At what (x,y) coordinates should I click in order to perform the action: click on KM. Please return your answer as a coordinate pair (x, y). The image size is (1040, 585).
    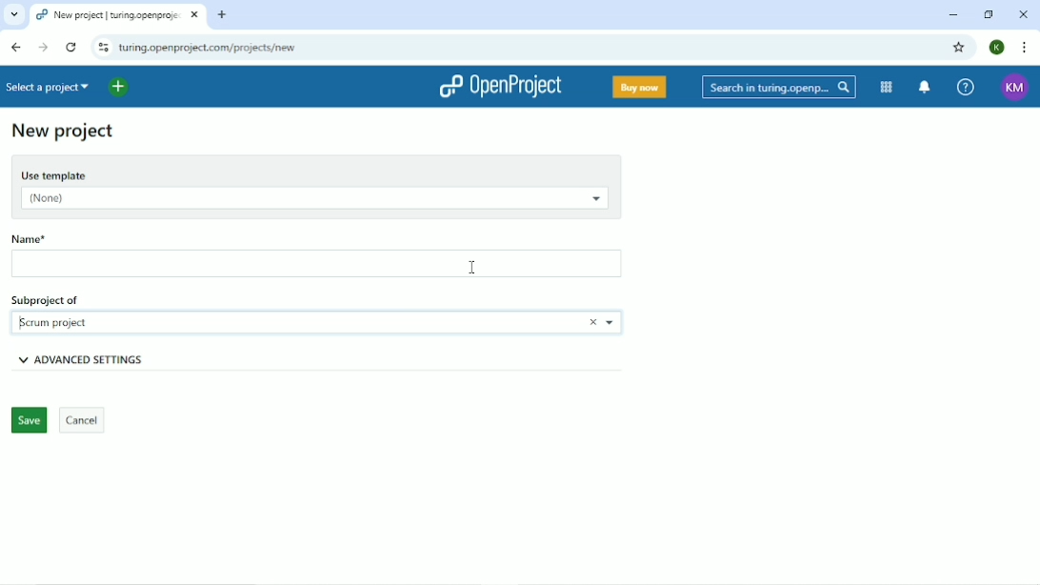
    Looking at the image, I should click on (1015, 88).